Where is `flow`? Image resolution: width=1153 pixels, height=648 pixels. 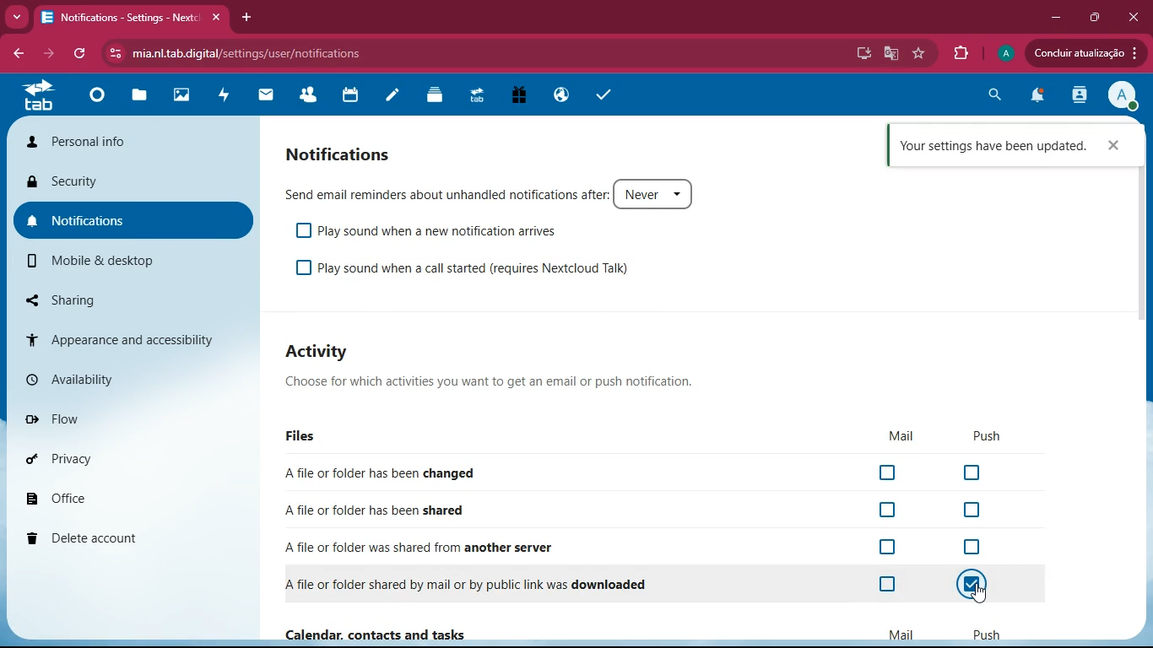 flow is located at coordinates (110, 417).